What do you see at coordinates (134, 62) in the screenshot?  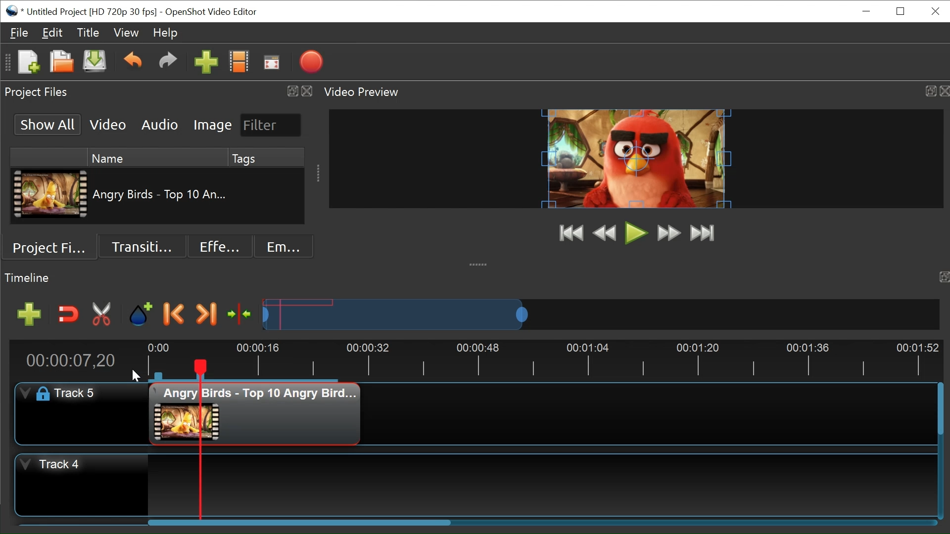 I see `undo` at bounding box center [134, 62].